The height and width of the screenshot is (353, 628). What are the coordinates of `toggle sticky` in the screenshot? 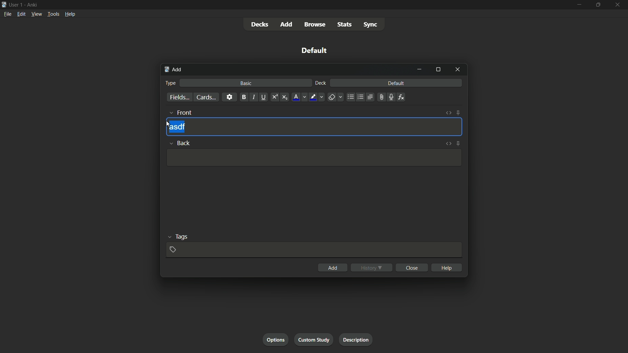 It's located at (459, 113).